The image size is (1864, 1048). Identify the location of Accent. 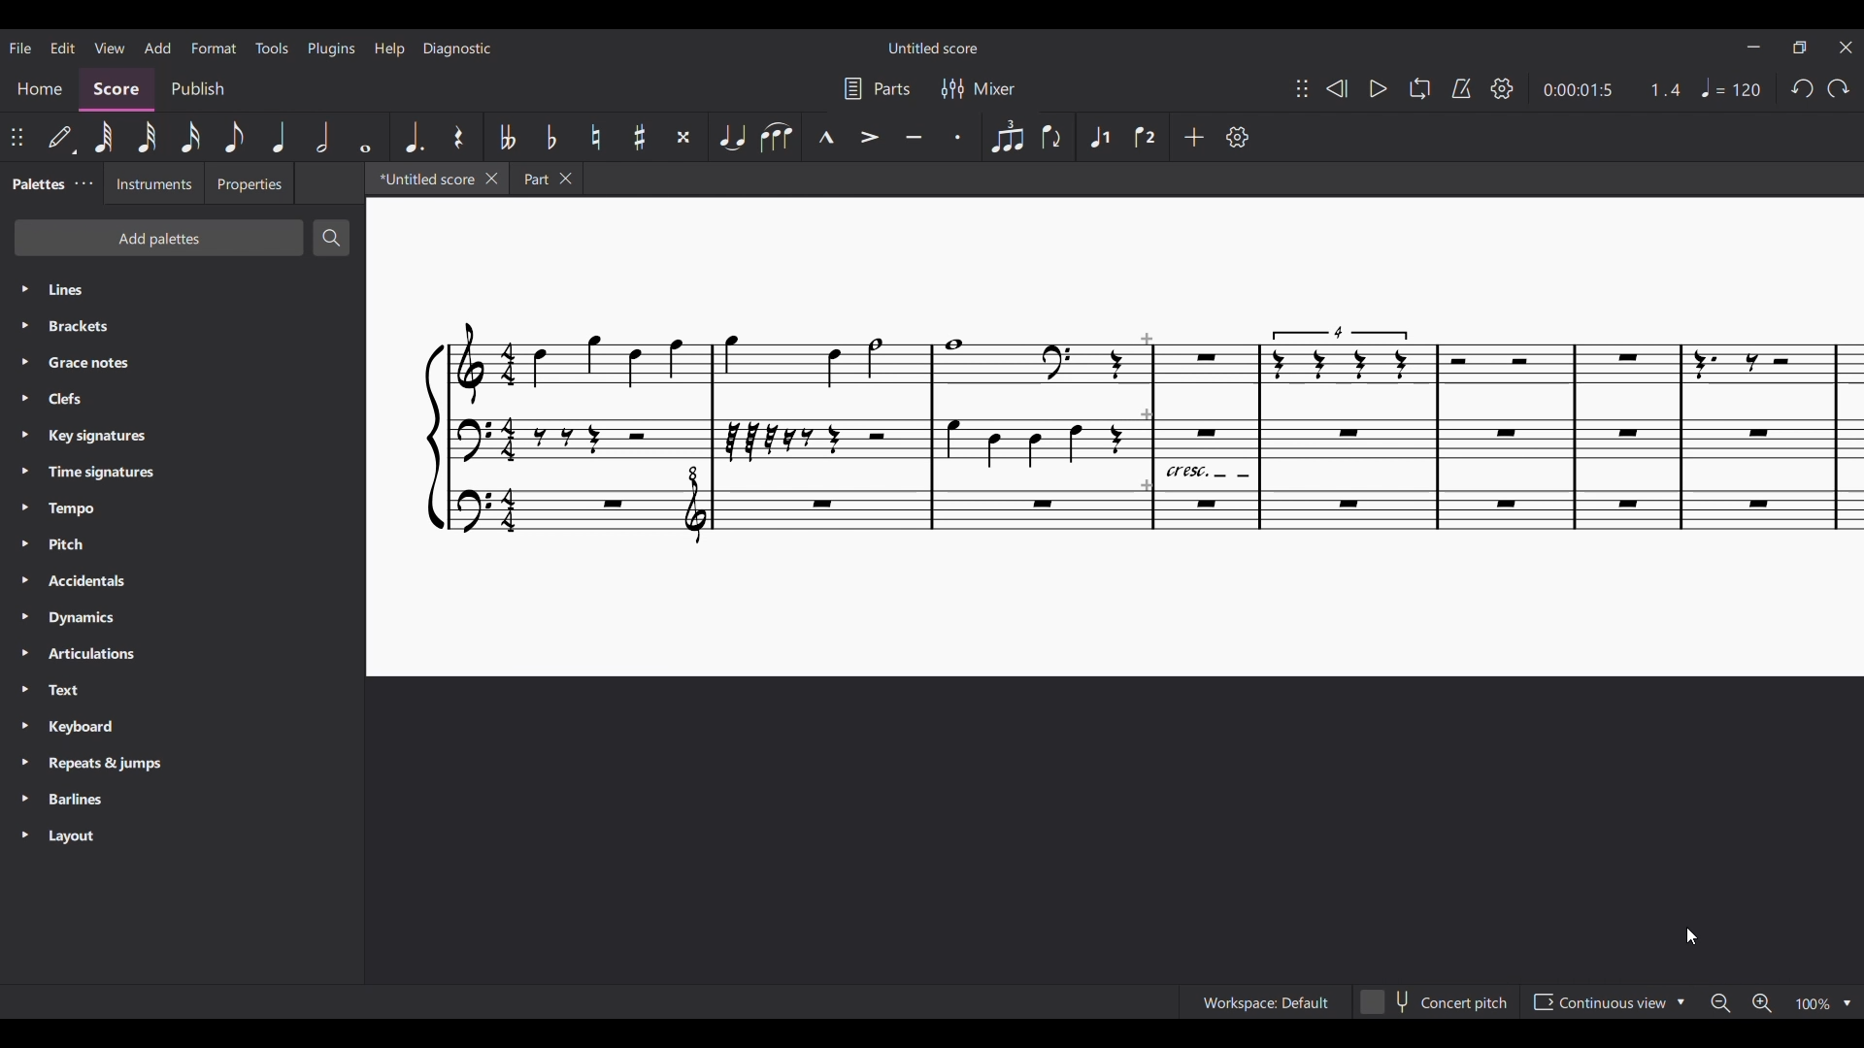
(868, 137).